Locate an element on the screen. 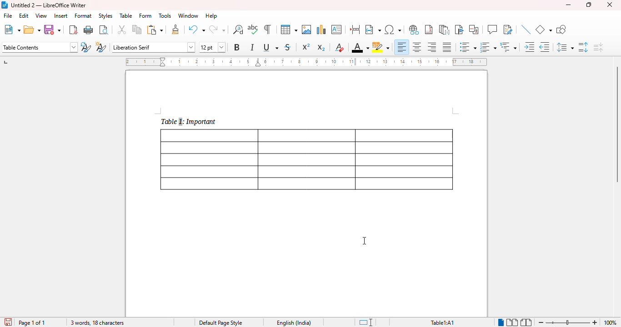 The image size is (621, 327). single-page view is located at coordinates (501, 322).